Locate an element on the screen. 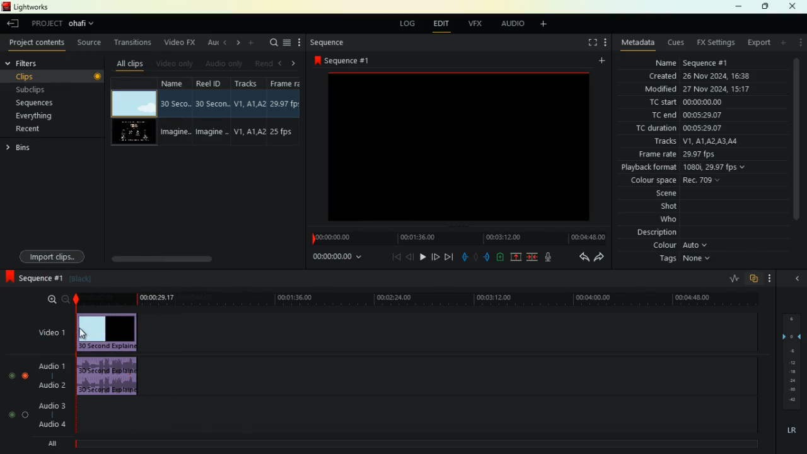 This screenshot has height=454, width=807. more is located at coordinates (301, 43).